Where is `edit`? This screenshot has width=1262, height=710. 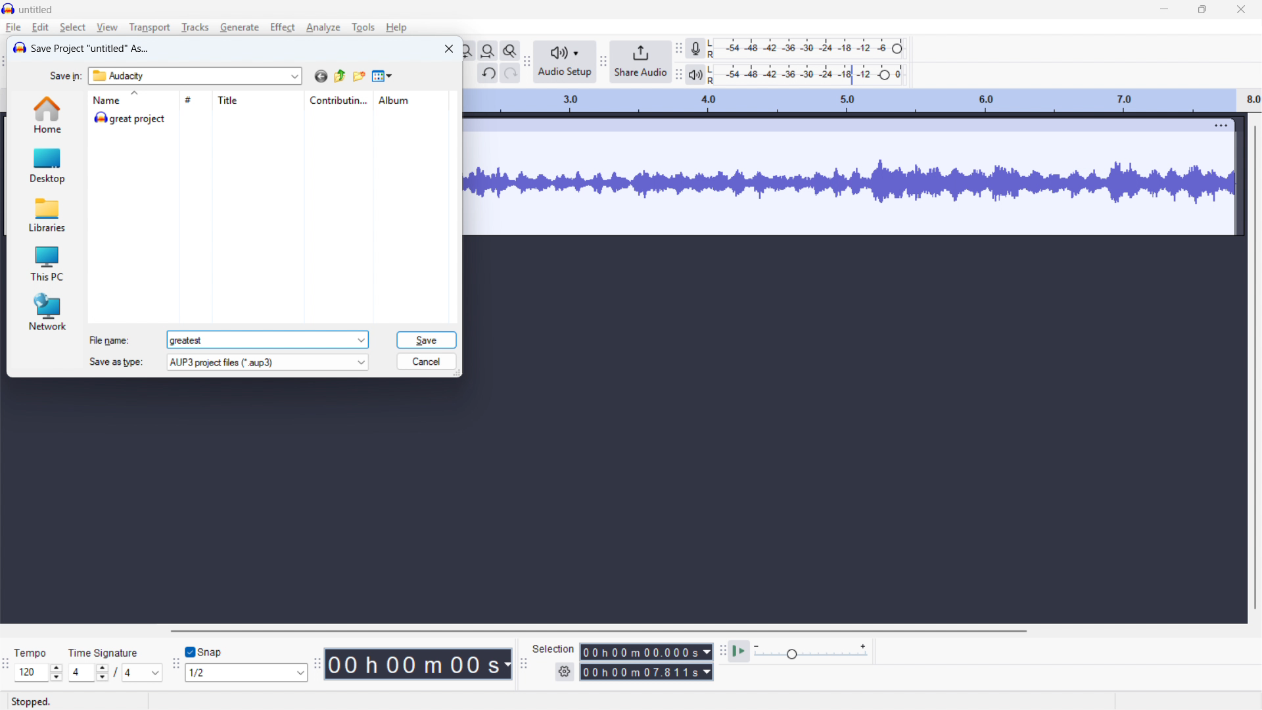 edit is located at coordinates (41, 28).